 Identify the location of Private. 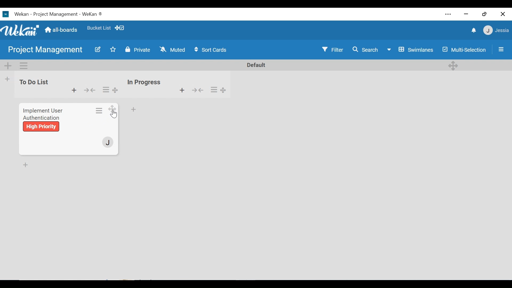
(138, 50).